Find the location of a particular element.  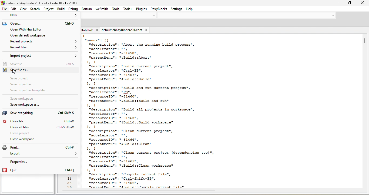

wxsmith is located at coordinates (102, 9).